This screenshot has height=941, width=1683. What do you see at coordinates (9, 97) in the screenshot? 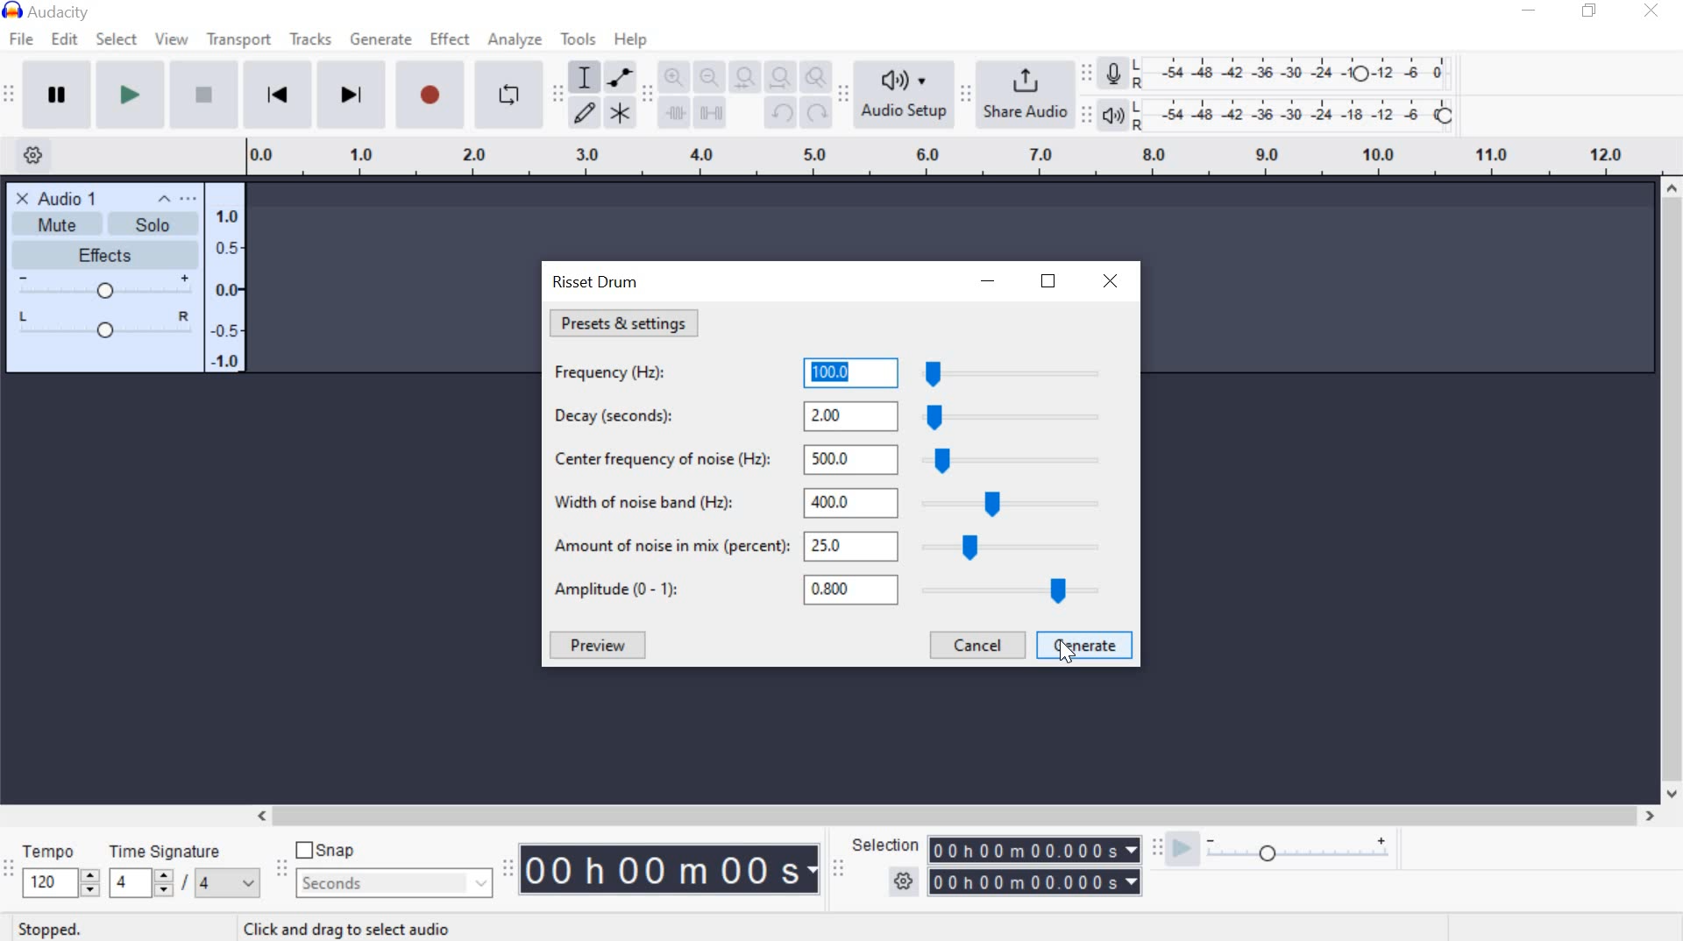
I see `Transport toolbar` at bounding box center [9, 97].